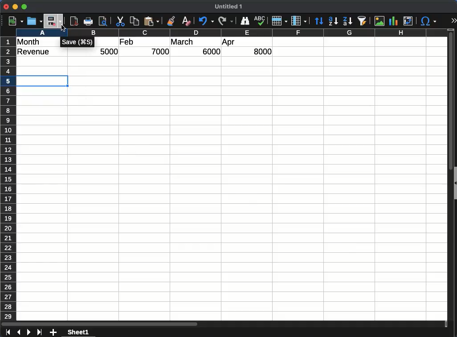  What do you see at coordinates (126, 42) in the screenshot?
I see `feb` at bounding box center [126, 42].